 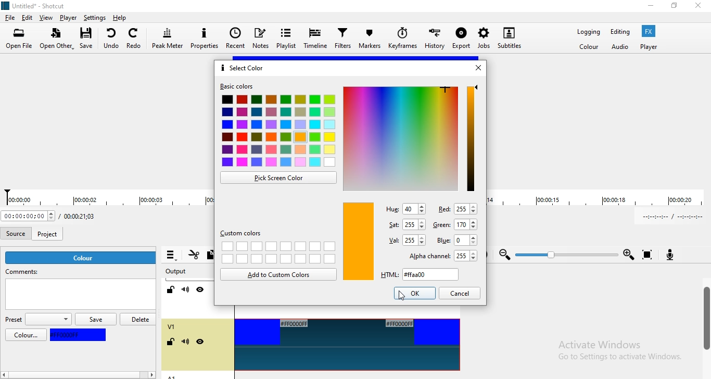 I want to click on Fx, so click(x=648, y=31).